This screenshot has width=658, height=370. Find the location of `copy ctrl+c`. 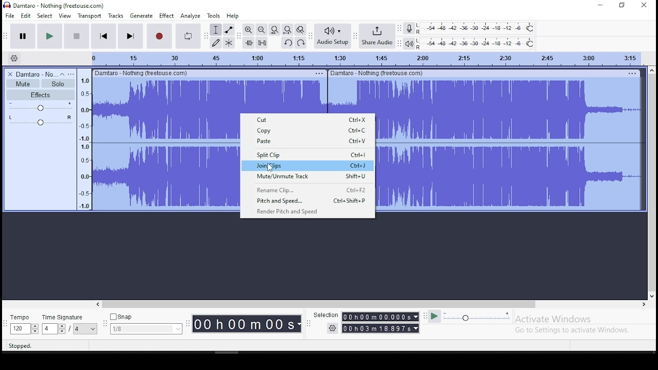

copy ctrl+c is located at coordinates (310, 131).